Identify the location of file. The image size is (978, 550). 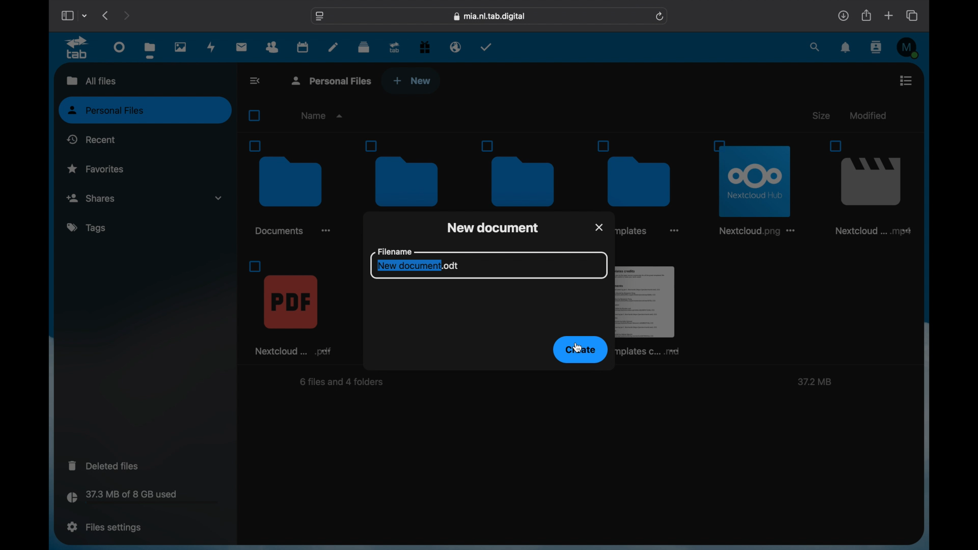
(291, 308).